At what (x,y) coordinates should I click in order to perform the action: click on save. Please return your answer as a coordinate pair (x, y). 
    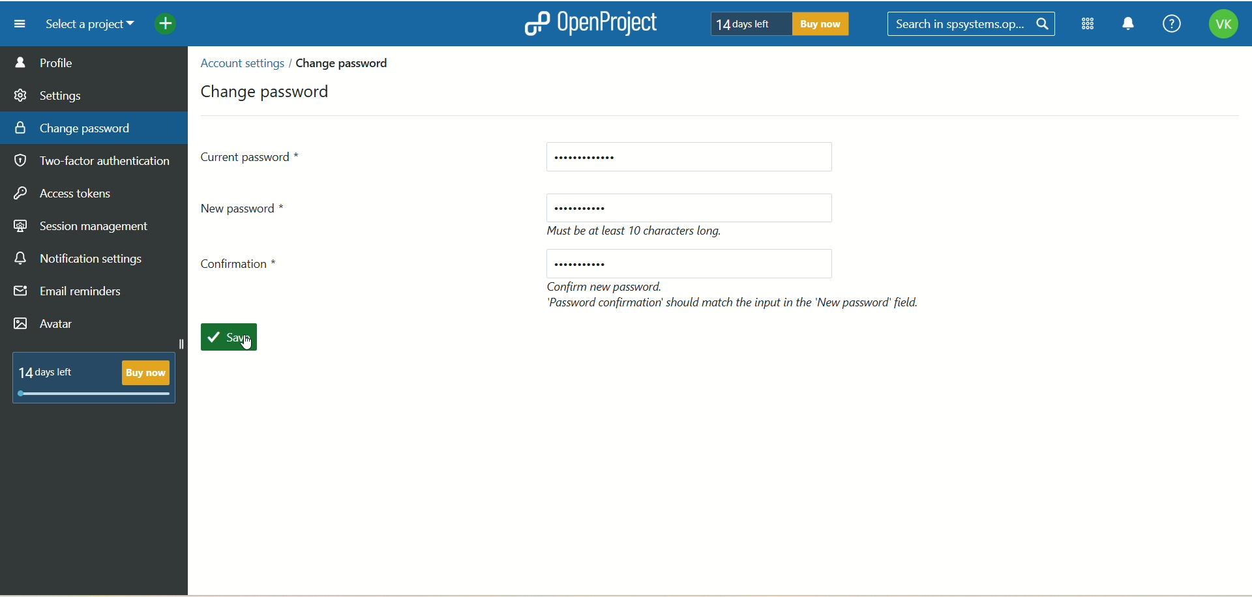
    Looking at the image, I should click on (236, 339).